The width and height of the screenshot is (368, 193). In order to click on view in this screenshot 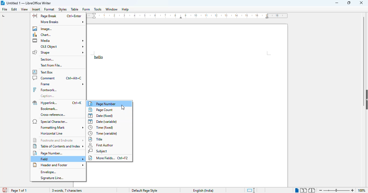, I will do `click(24, 9)`.